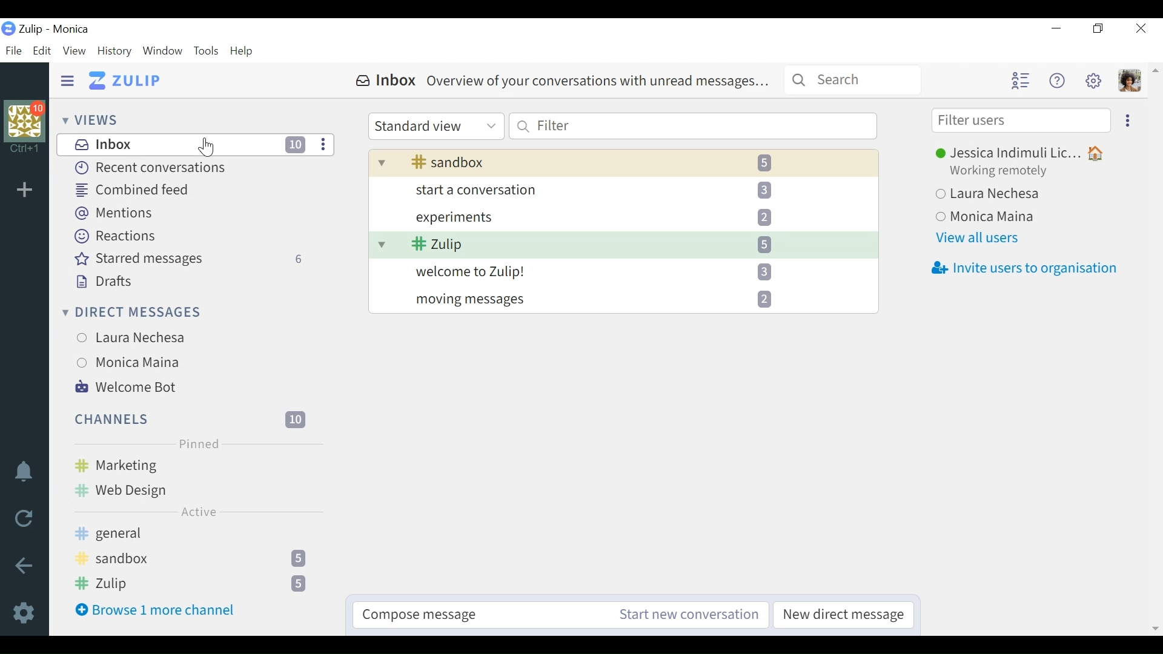  I want to click on Direct messages, so click(134, 312).